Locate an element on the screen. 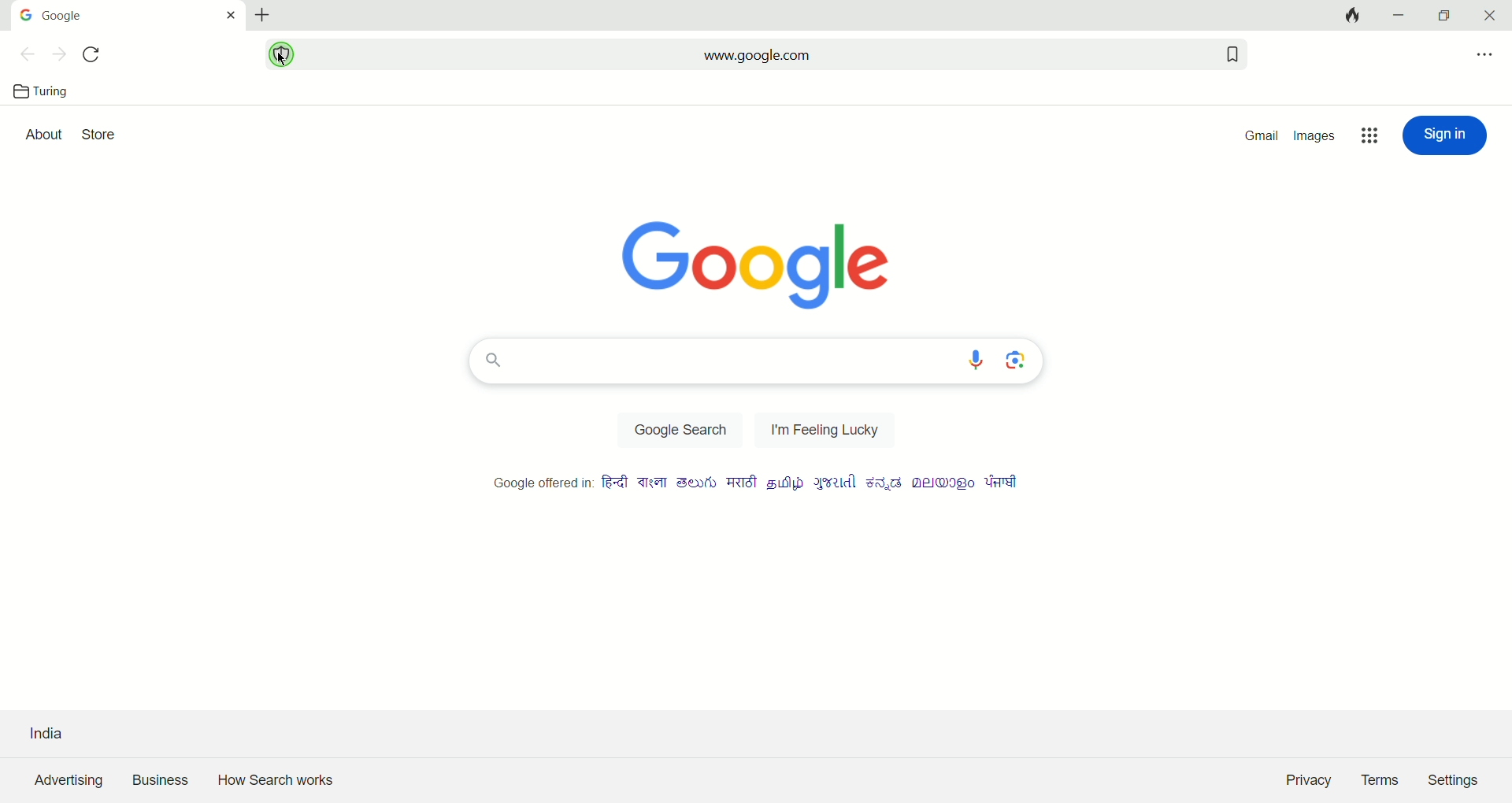  close tab is located at coordinates (226, 16).